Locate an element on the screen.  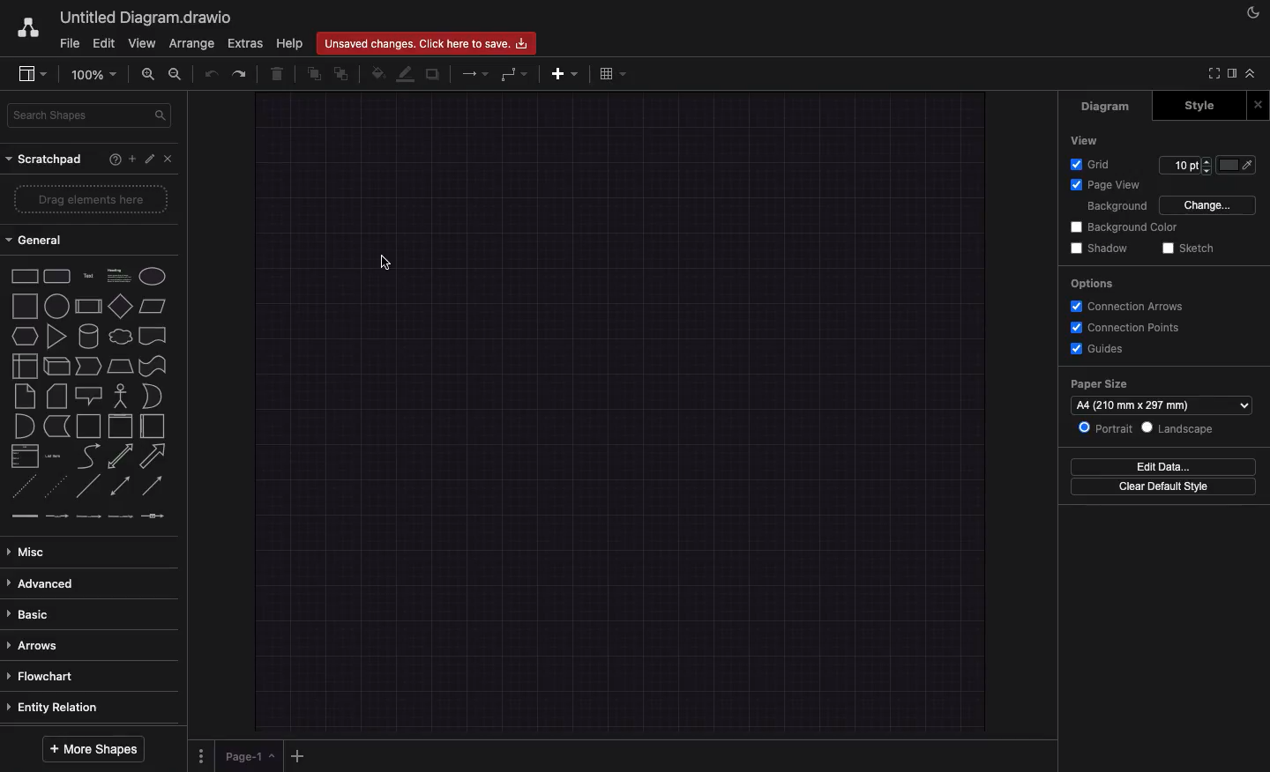
Connection points is located at coordinates (1121, 327).